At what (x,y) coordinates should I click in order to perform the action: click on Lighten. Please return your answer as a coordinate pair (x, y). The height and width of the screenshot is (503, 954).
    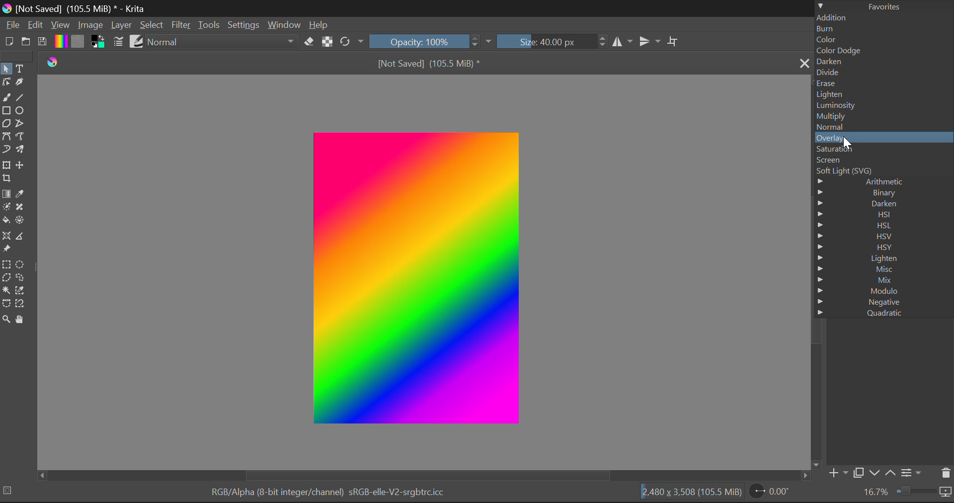
    Looking at the image, I should click on (883, 259).